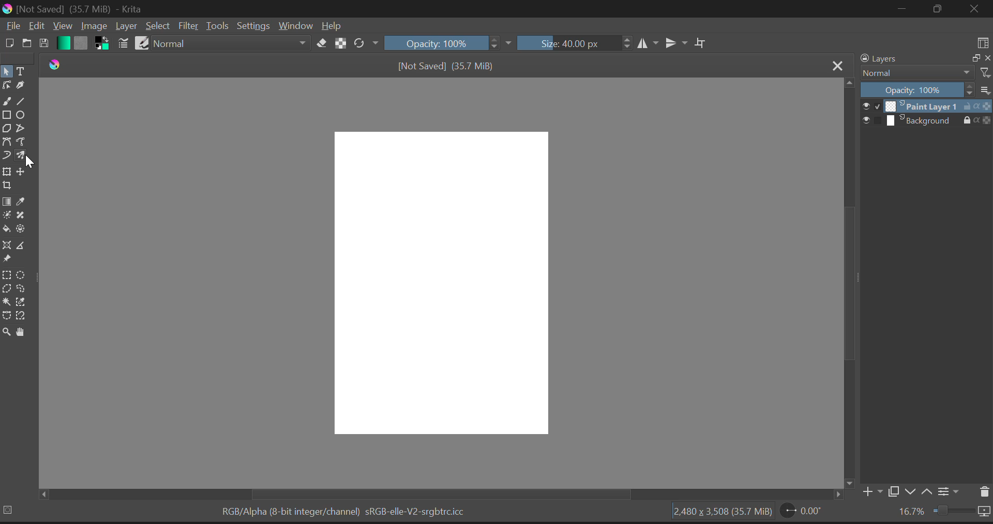 The height and width of the screenshot is (524, 993). What do you see at coordinates (442, 284) in the screenshot?
I see `Blank Workspace` at bounding box center [442, 284].